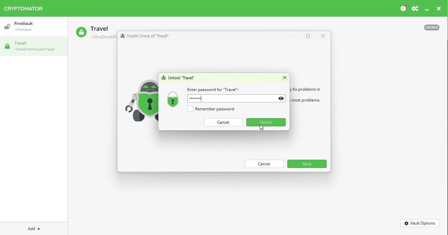 Image resolution: width=448 pixels, height=235 pixels. What do you see at coordinates (282, 78) in the screenshot?
I see `Close` at bounding box center [282, 78].